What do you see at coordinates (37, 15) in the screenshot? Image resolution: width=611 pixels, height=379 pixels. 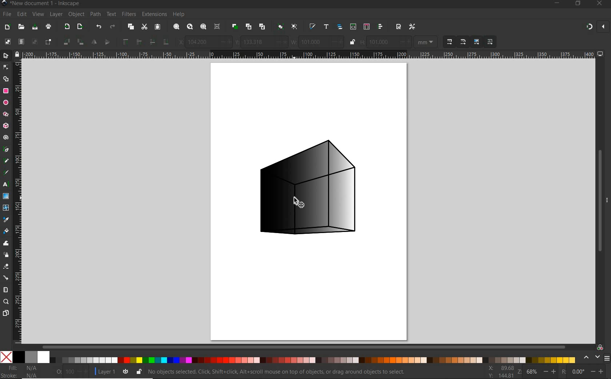 I see `VIEW` at bounding box center [37, 15].